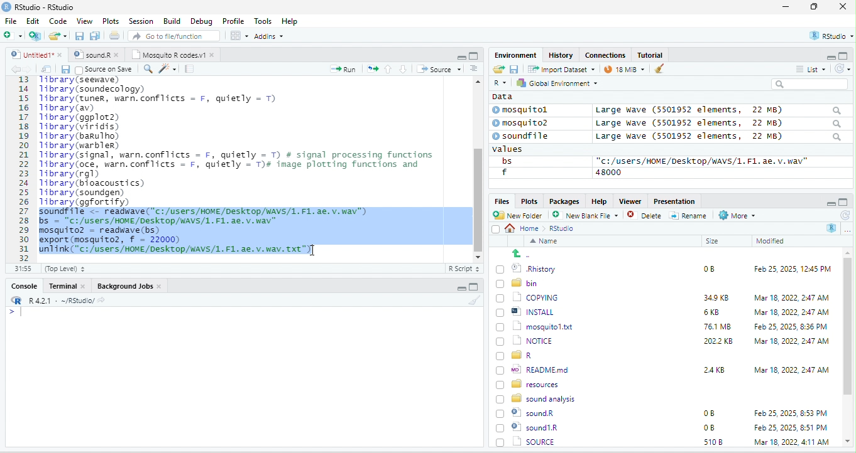  What do you see at coordinates (34, 21) in the screenshot?
I see `Edit` at bounding box center [34, 21].